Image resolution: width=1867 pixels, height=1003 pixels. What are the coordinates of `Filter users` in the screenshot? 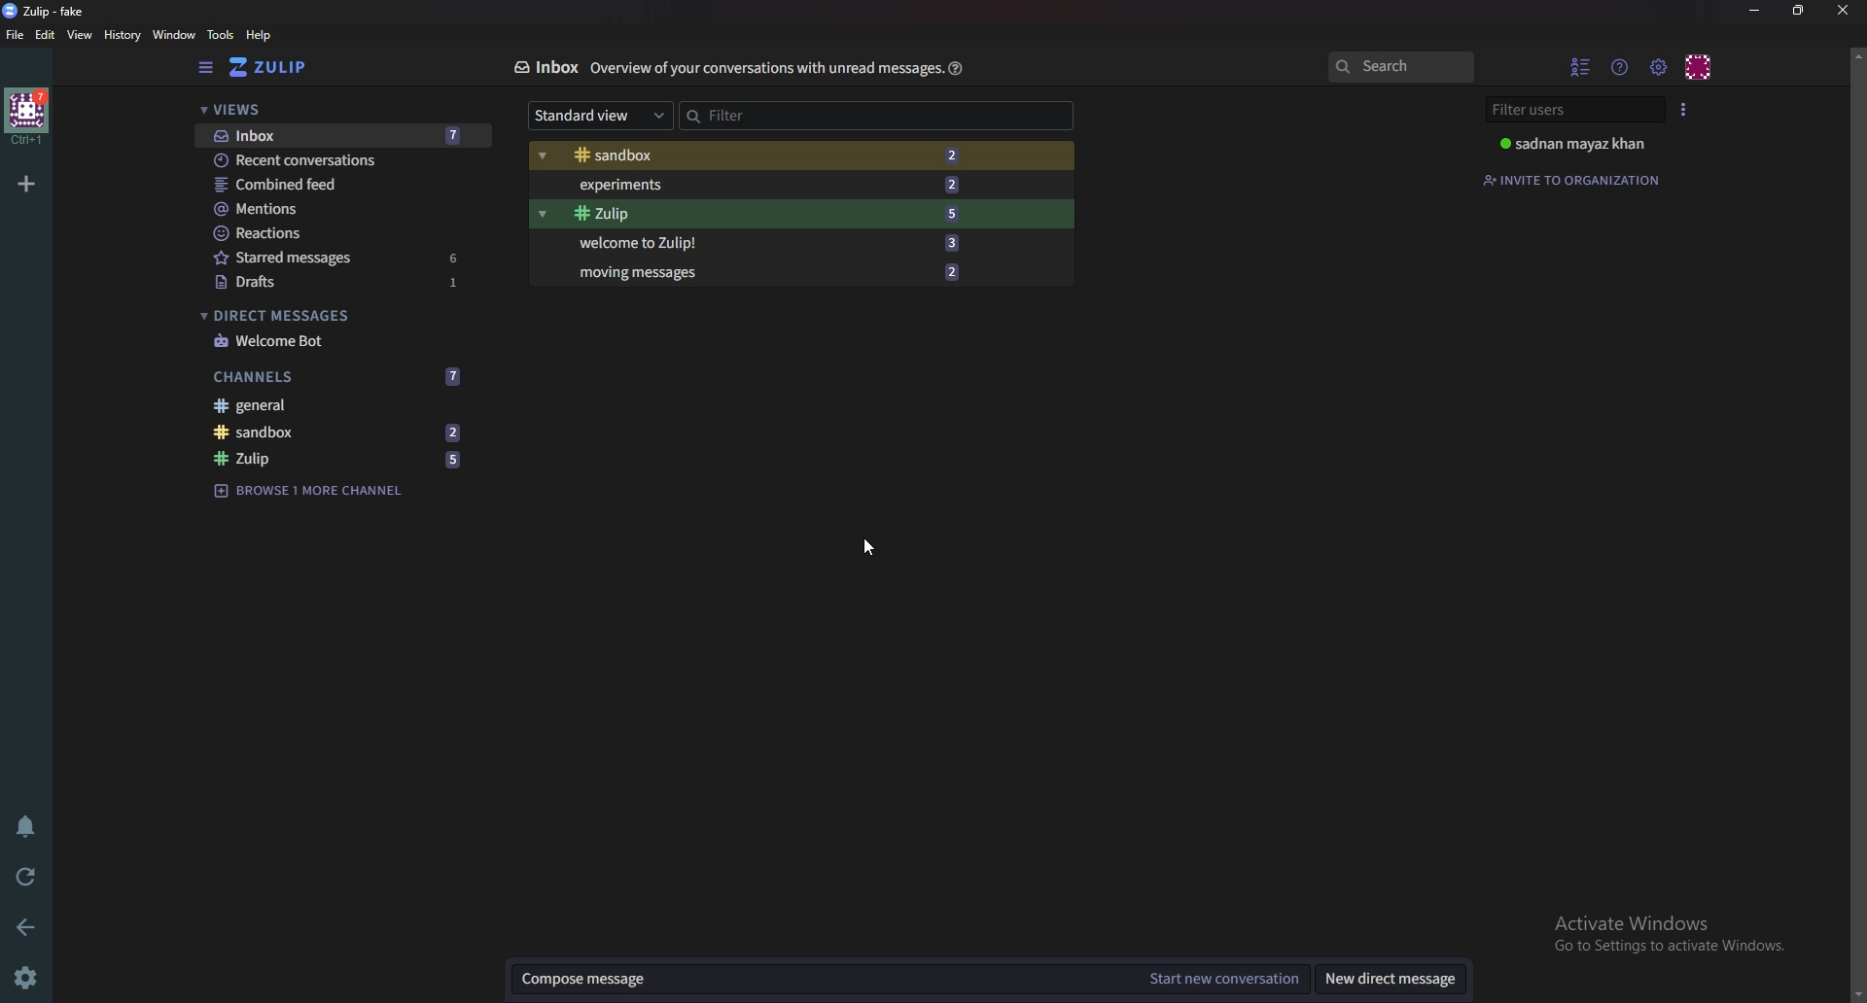 It's located at (1568, 109).